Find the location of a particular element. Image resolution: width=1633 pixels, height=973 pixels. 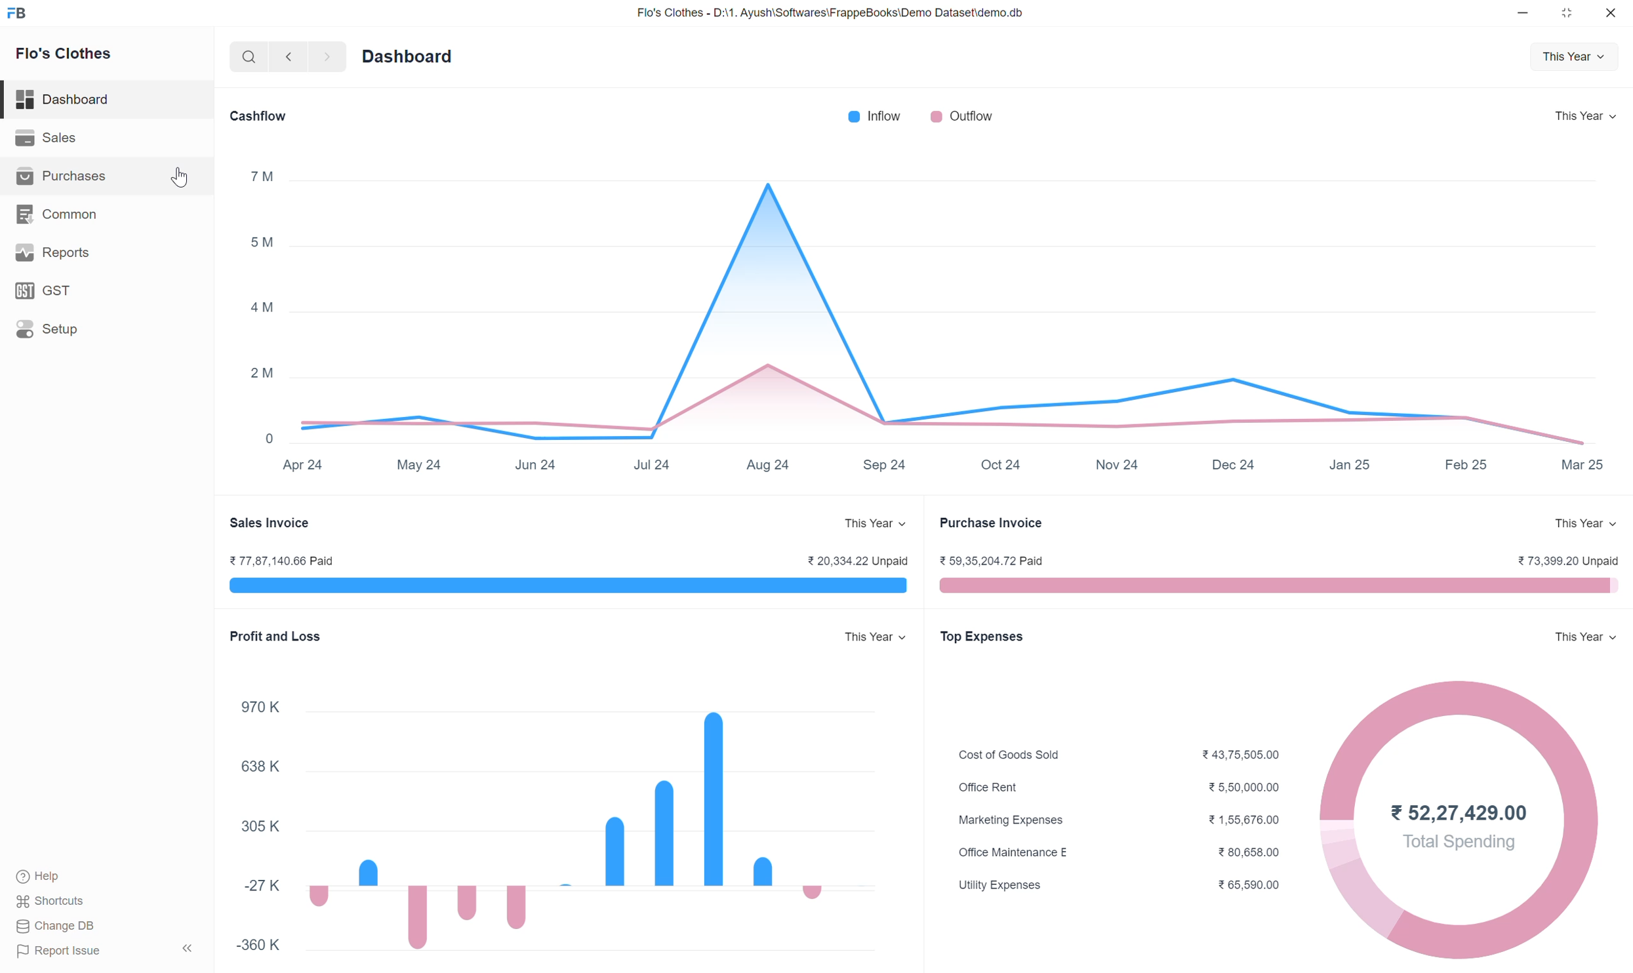

Cashflow is located at coordinates (257, 116).